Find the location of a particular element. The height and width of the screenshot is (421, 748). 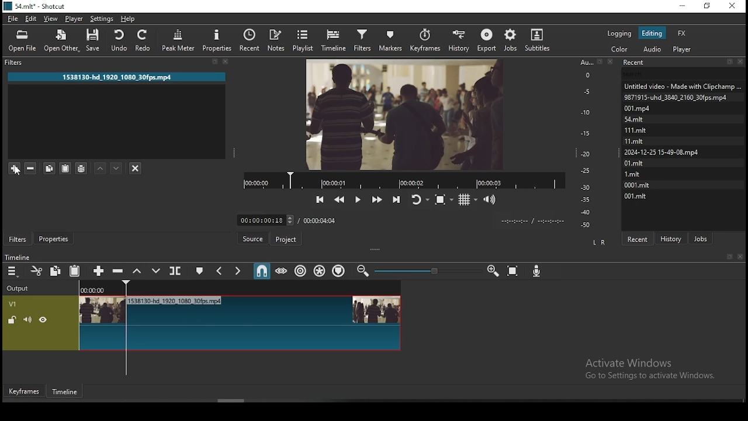

append is located at coordinates (98, 271).